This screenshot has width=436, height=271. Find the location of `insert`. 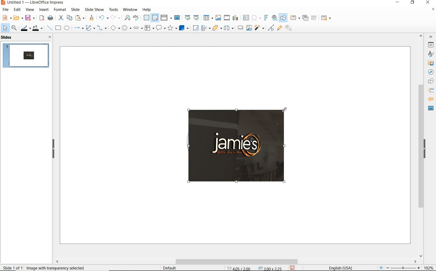

insert is located at coordinates (44, 10).